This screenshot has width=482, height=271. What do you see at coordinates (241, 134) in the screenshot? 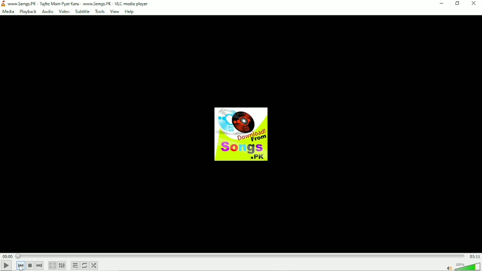
I see `Audio track` at bounding box center [241, 134].